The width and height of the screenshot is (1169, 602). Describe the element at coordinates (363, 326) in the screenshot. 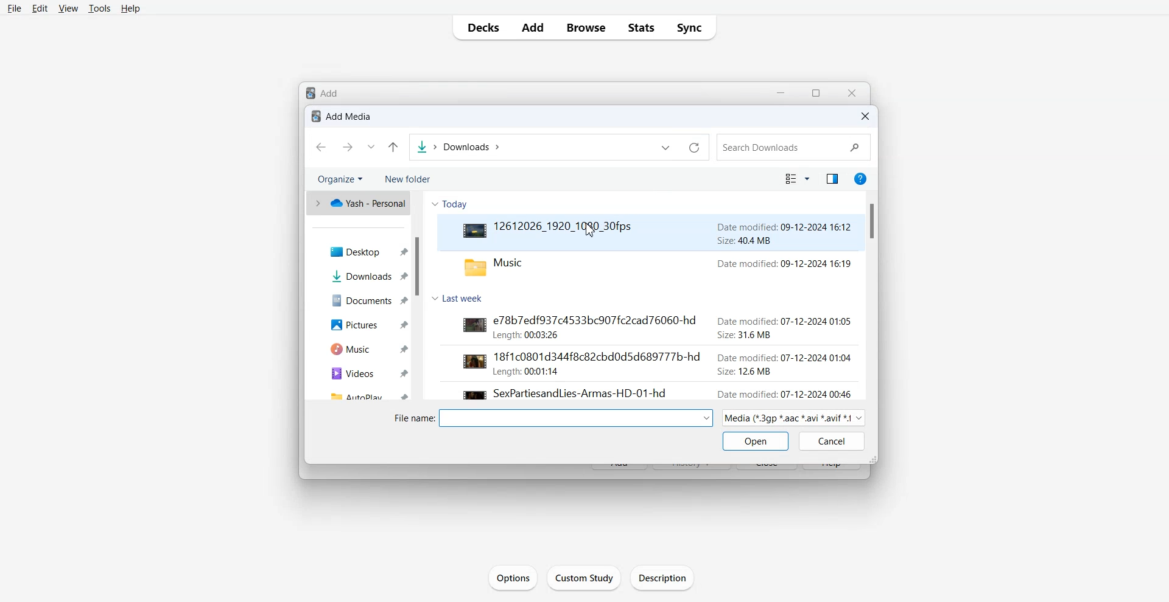

I see `Pictures` at that location.